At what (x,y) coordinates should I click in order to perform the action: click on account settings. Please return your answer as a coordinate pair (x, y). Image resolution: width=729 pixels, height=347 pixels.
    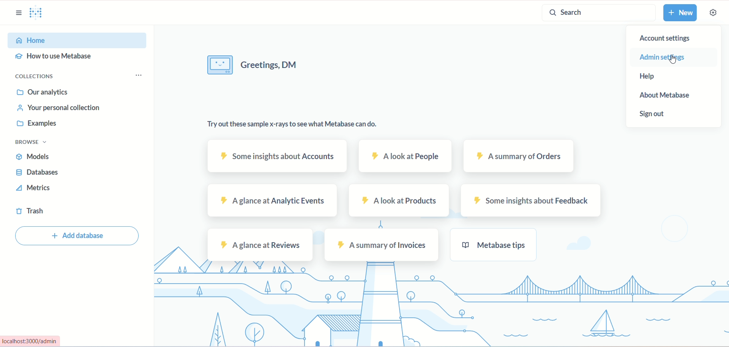
    Looking at the image, I should click on (669, 37).